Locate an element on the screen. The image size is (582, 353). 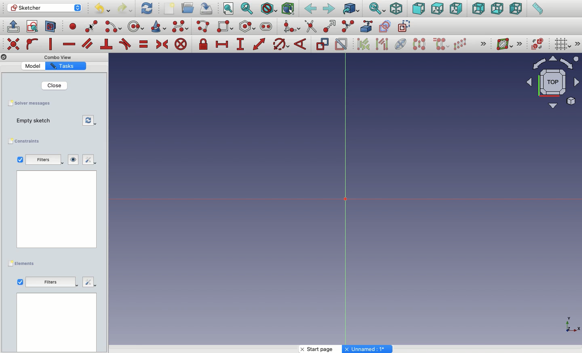
Rectangle is located at coordinates (226, 27).